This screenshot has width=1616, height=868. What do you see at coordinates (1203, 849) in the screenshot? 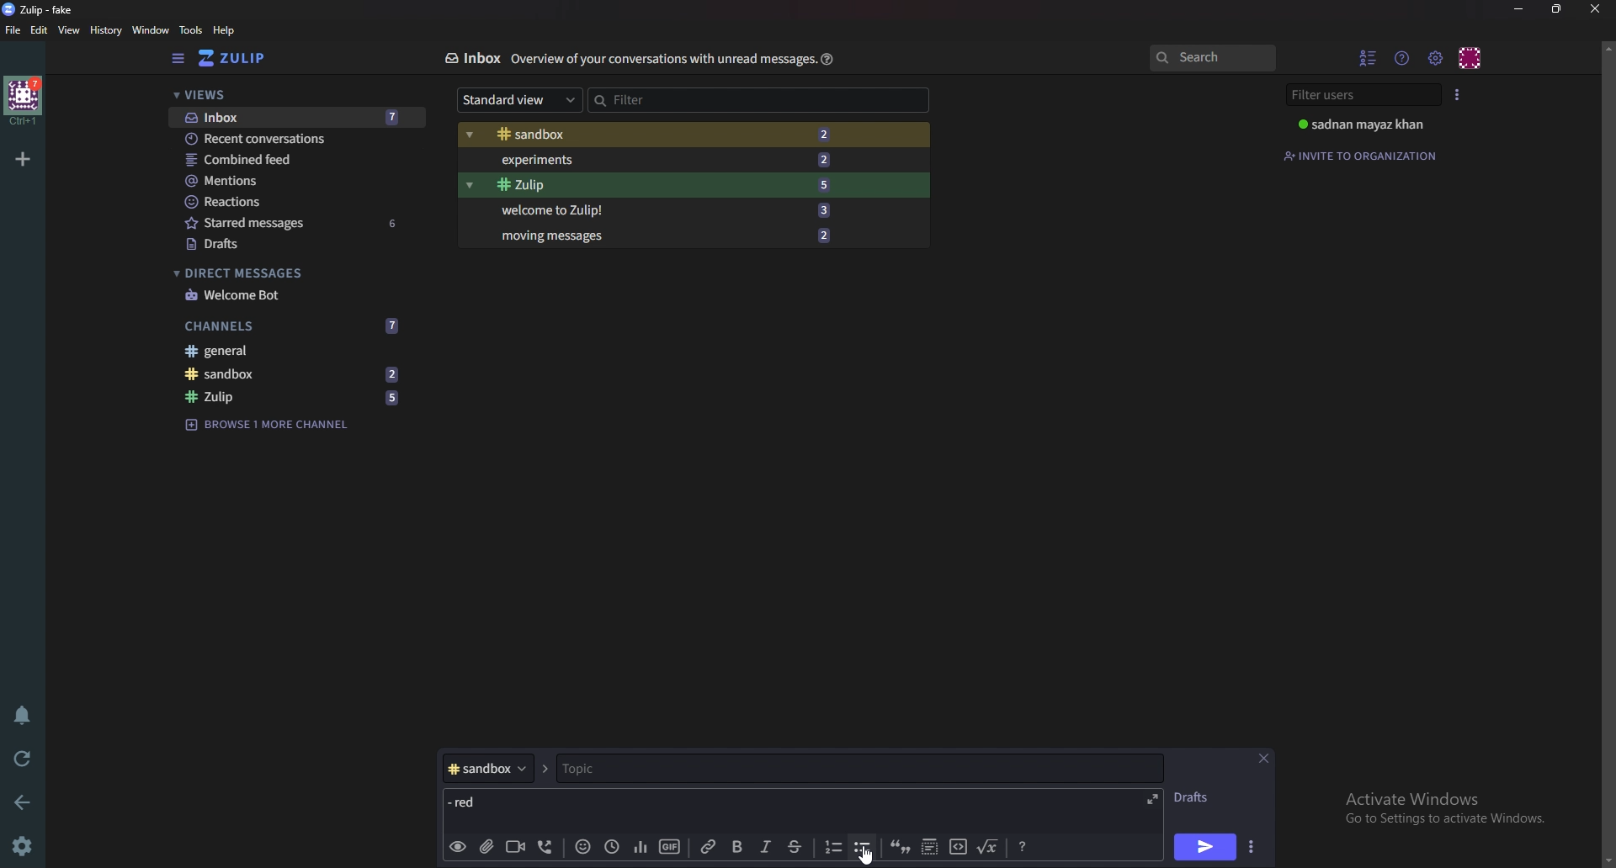
I see `send` at bounding box center [1203, 849].